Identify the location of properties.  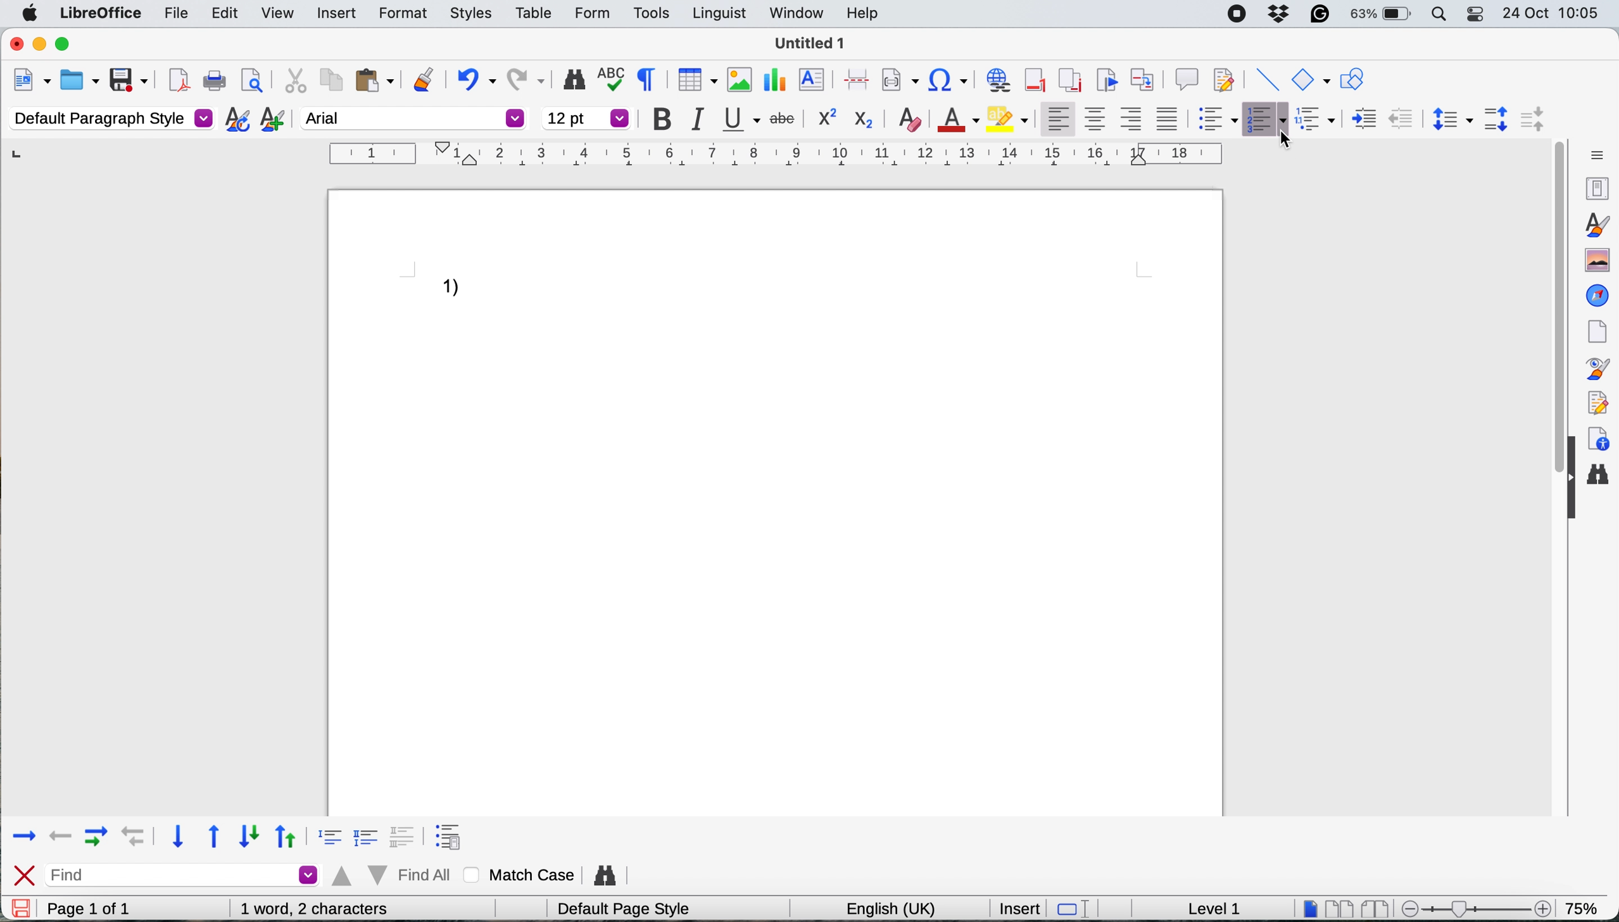
(1591, 187).